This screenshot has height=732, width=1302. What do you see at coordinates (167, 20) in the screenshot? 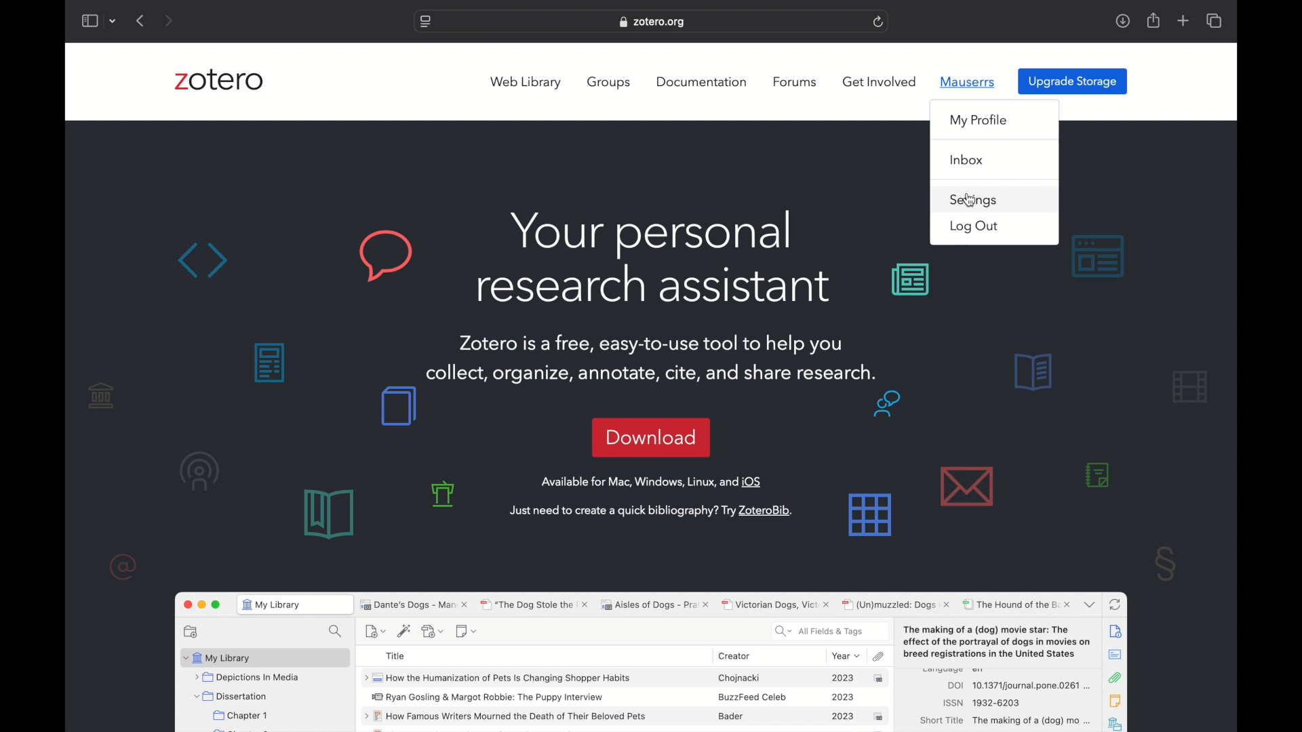
I see `next` at bounding box center [167, 20].